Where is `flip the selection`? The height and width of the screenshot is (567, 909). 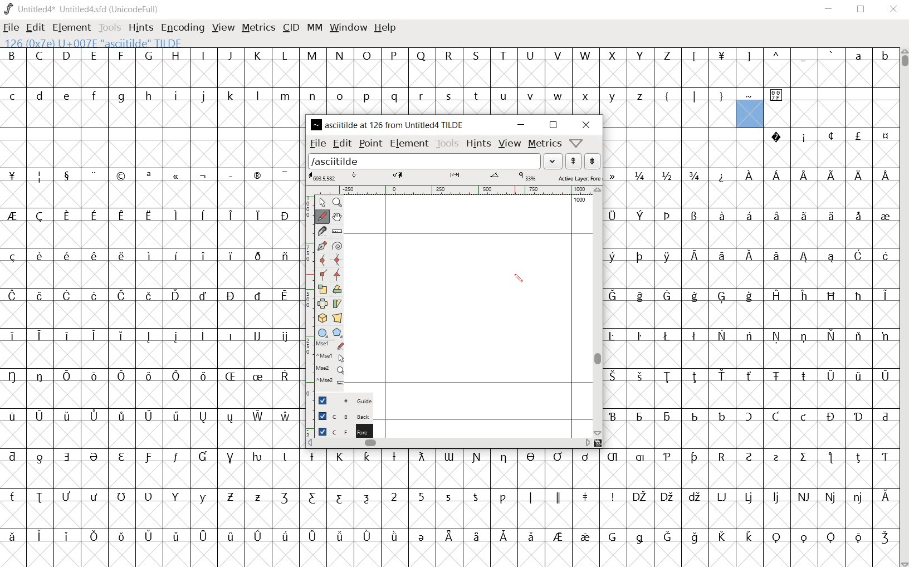
flip the selection is located at coordinates (323, 304).